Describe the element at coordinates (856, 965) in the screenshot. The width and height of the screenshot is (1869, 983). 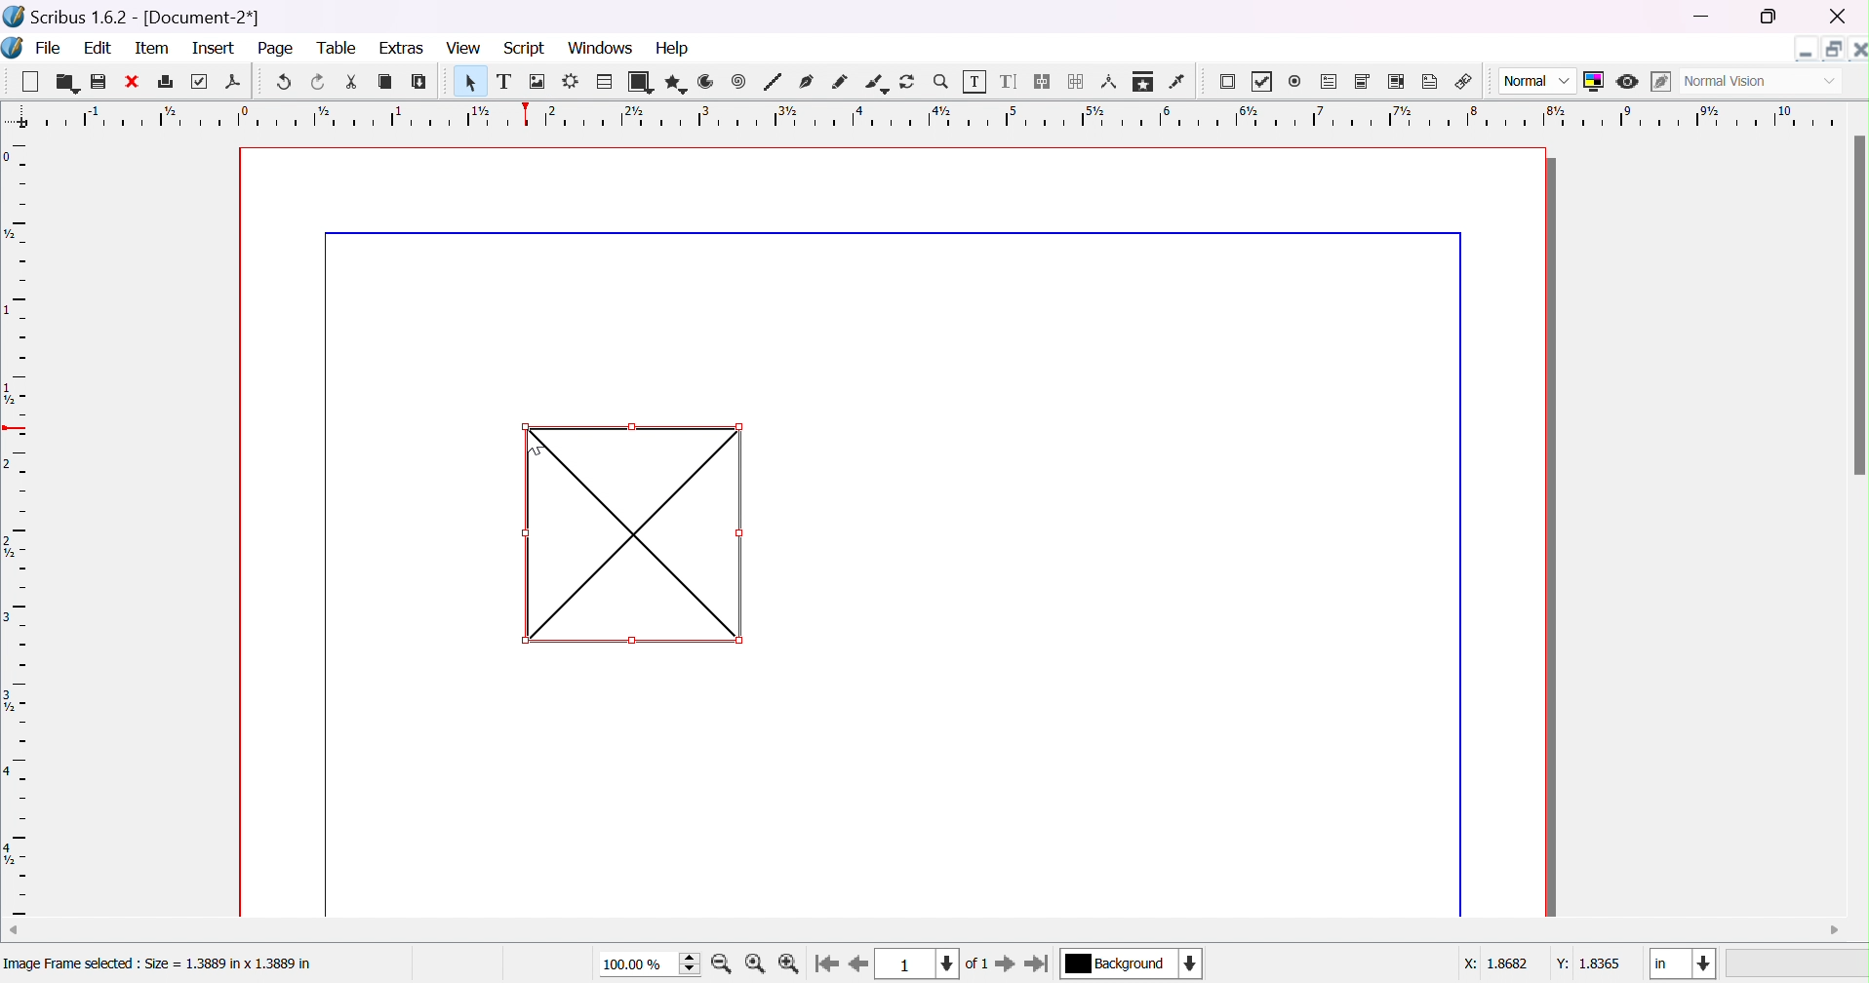
I see `go to previous page` at that location.